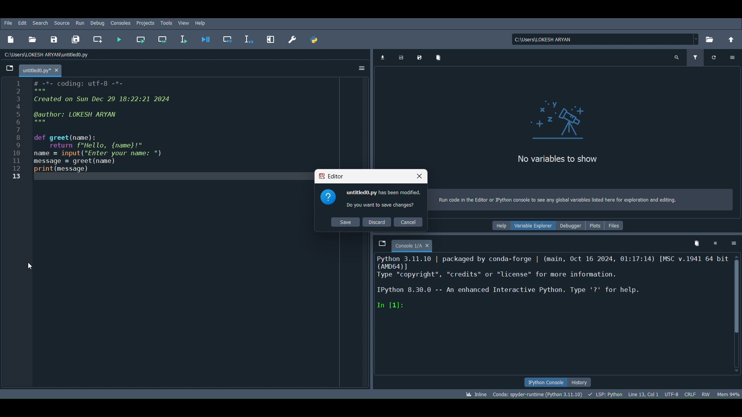  Describe the element at coordinates (9, 21) in the screenshot. I see `File` at that location.